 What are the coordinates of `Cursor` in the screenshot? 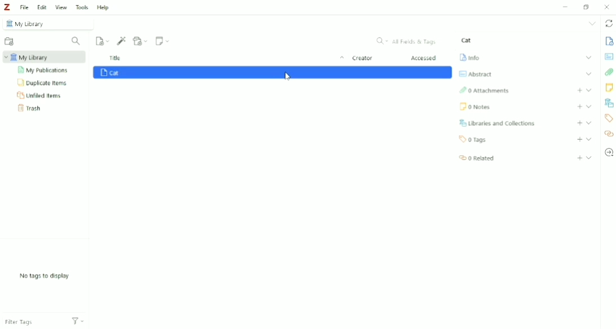 It's located at (288, 76).